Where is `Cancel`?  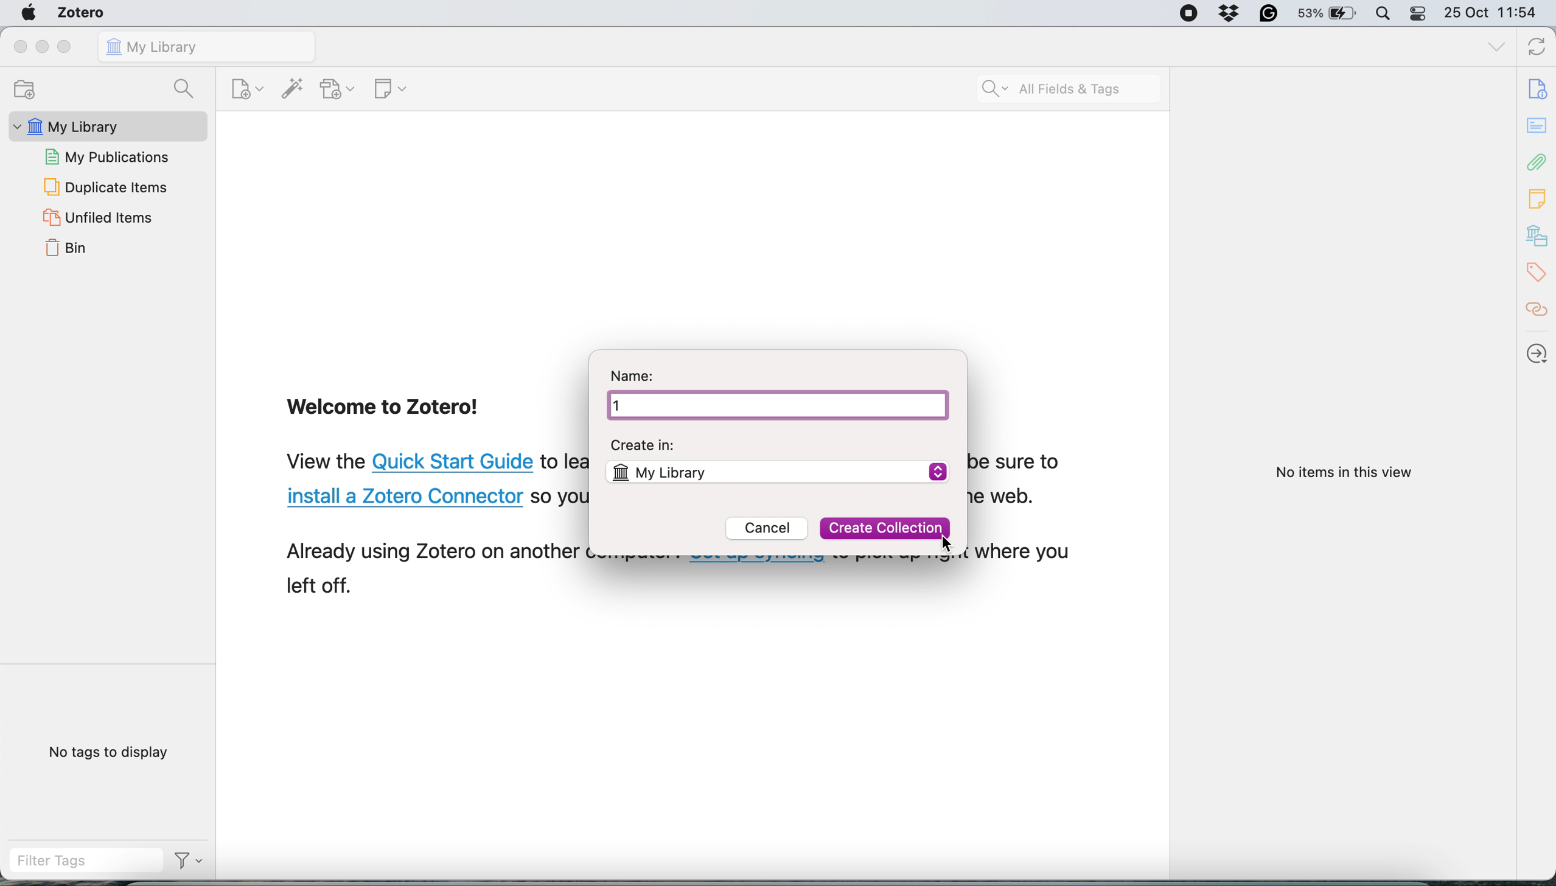
Cancel is located at coordinates (769, 531).